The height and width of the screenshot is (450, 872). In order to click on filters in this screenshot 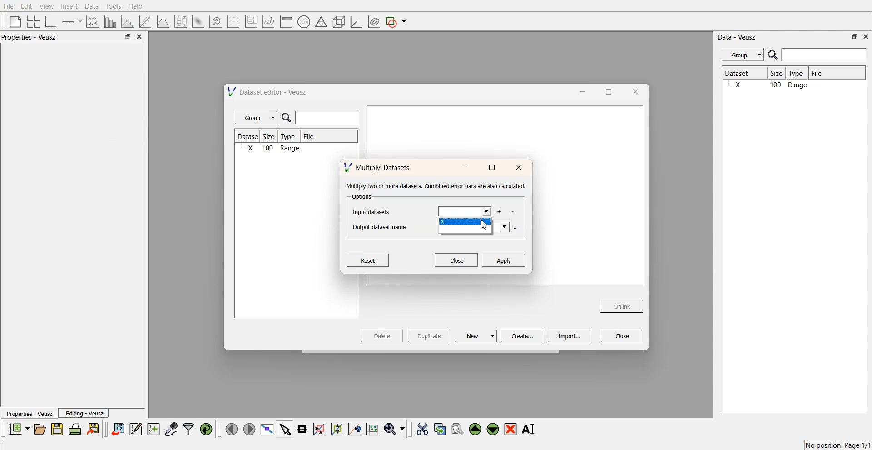, I will do `click(188, 429)`.